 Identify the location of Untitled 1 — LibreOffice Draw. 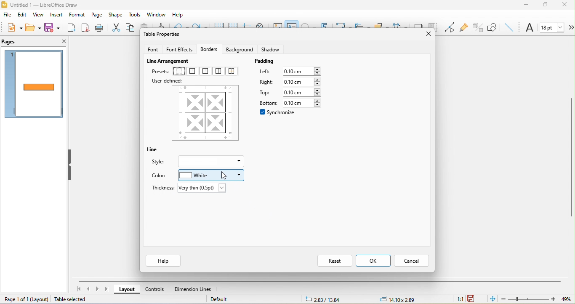
(40, 4).